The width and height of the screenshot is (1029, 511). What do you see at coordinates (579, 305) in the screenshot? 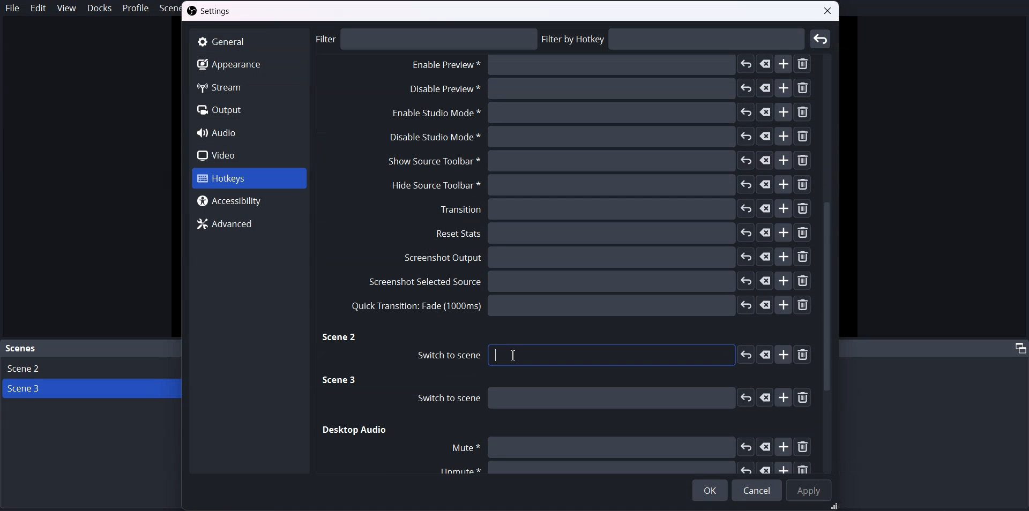
I see `Quick transition fade` at bounding box center [579, 305].